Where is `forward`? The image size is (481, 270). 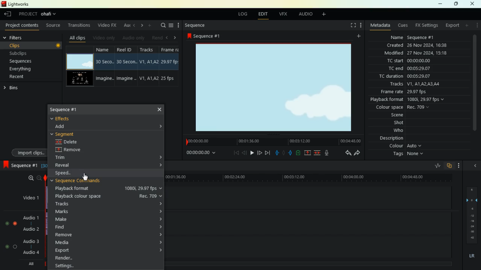
forward is located at coordinates (268, 153).